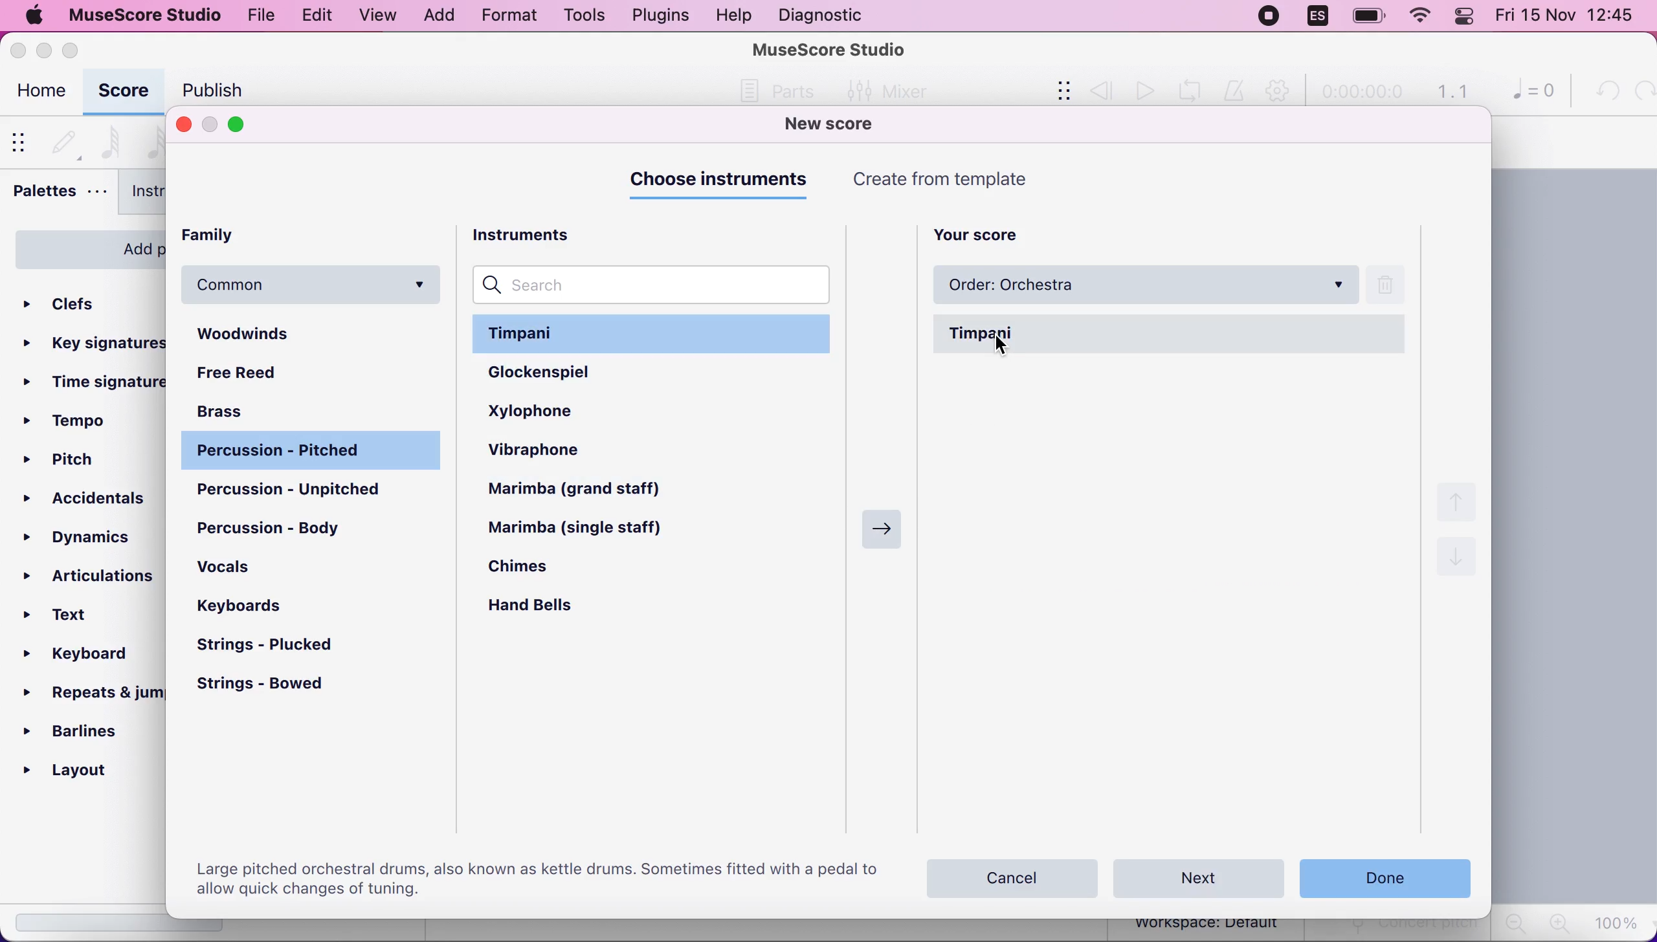 The height and width of the screenshot is (942, 1657). Describe the element at coordinates (986, 232) in the screenshot. I see `your score` at that location.